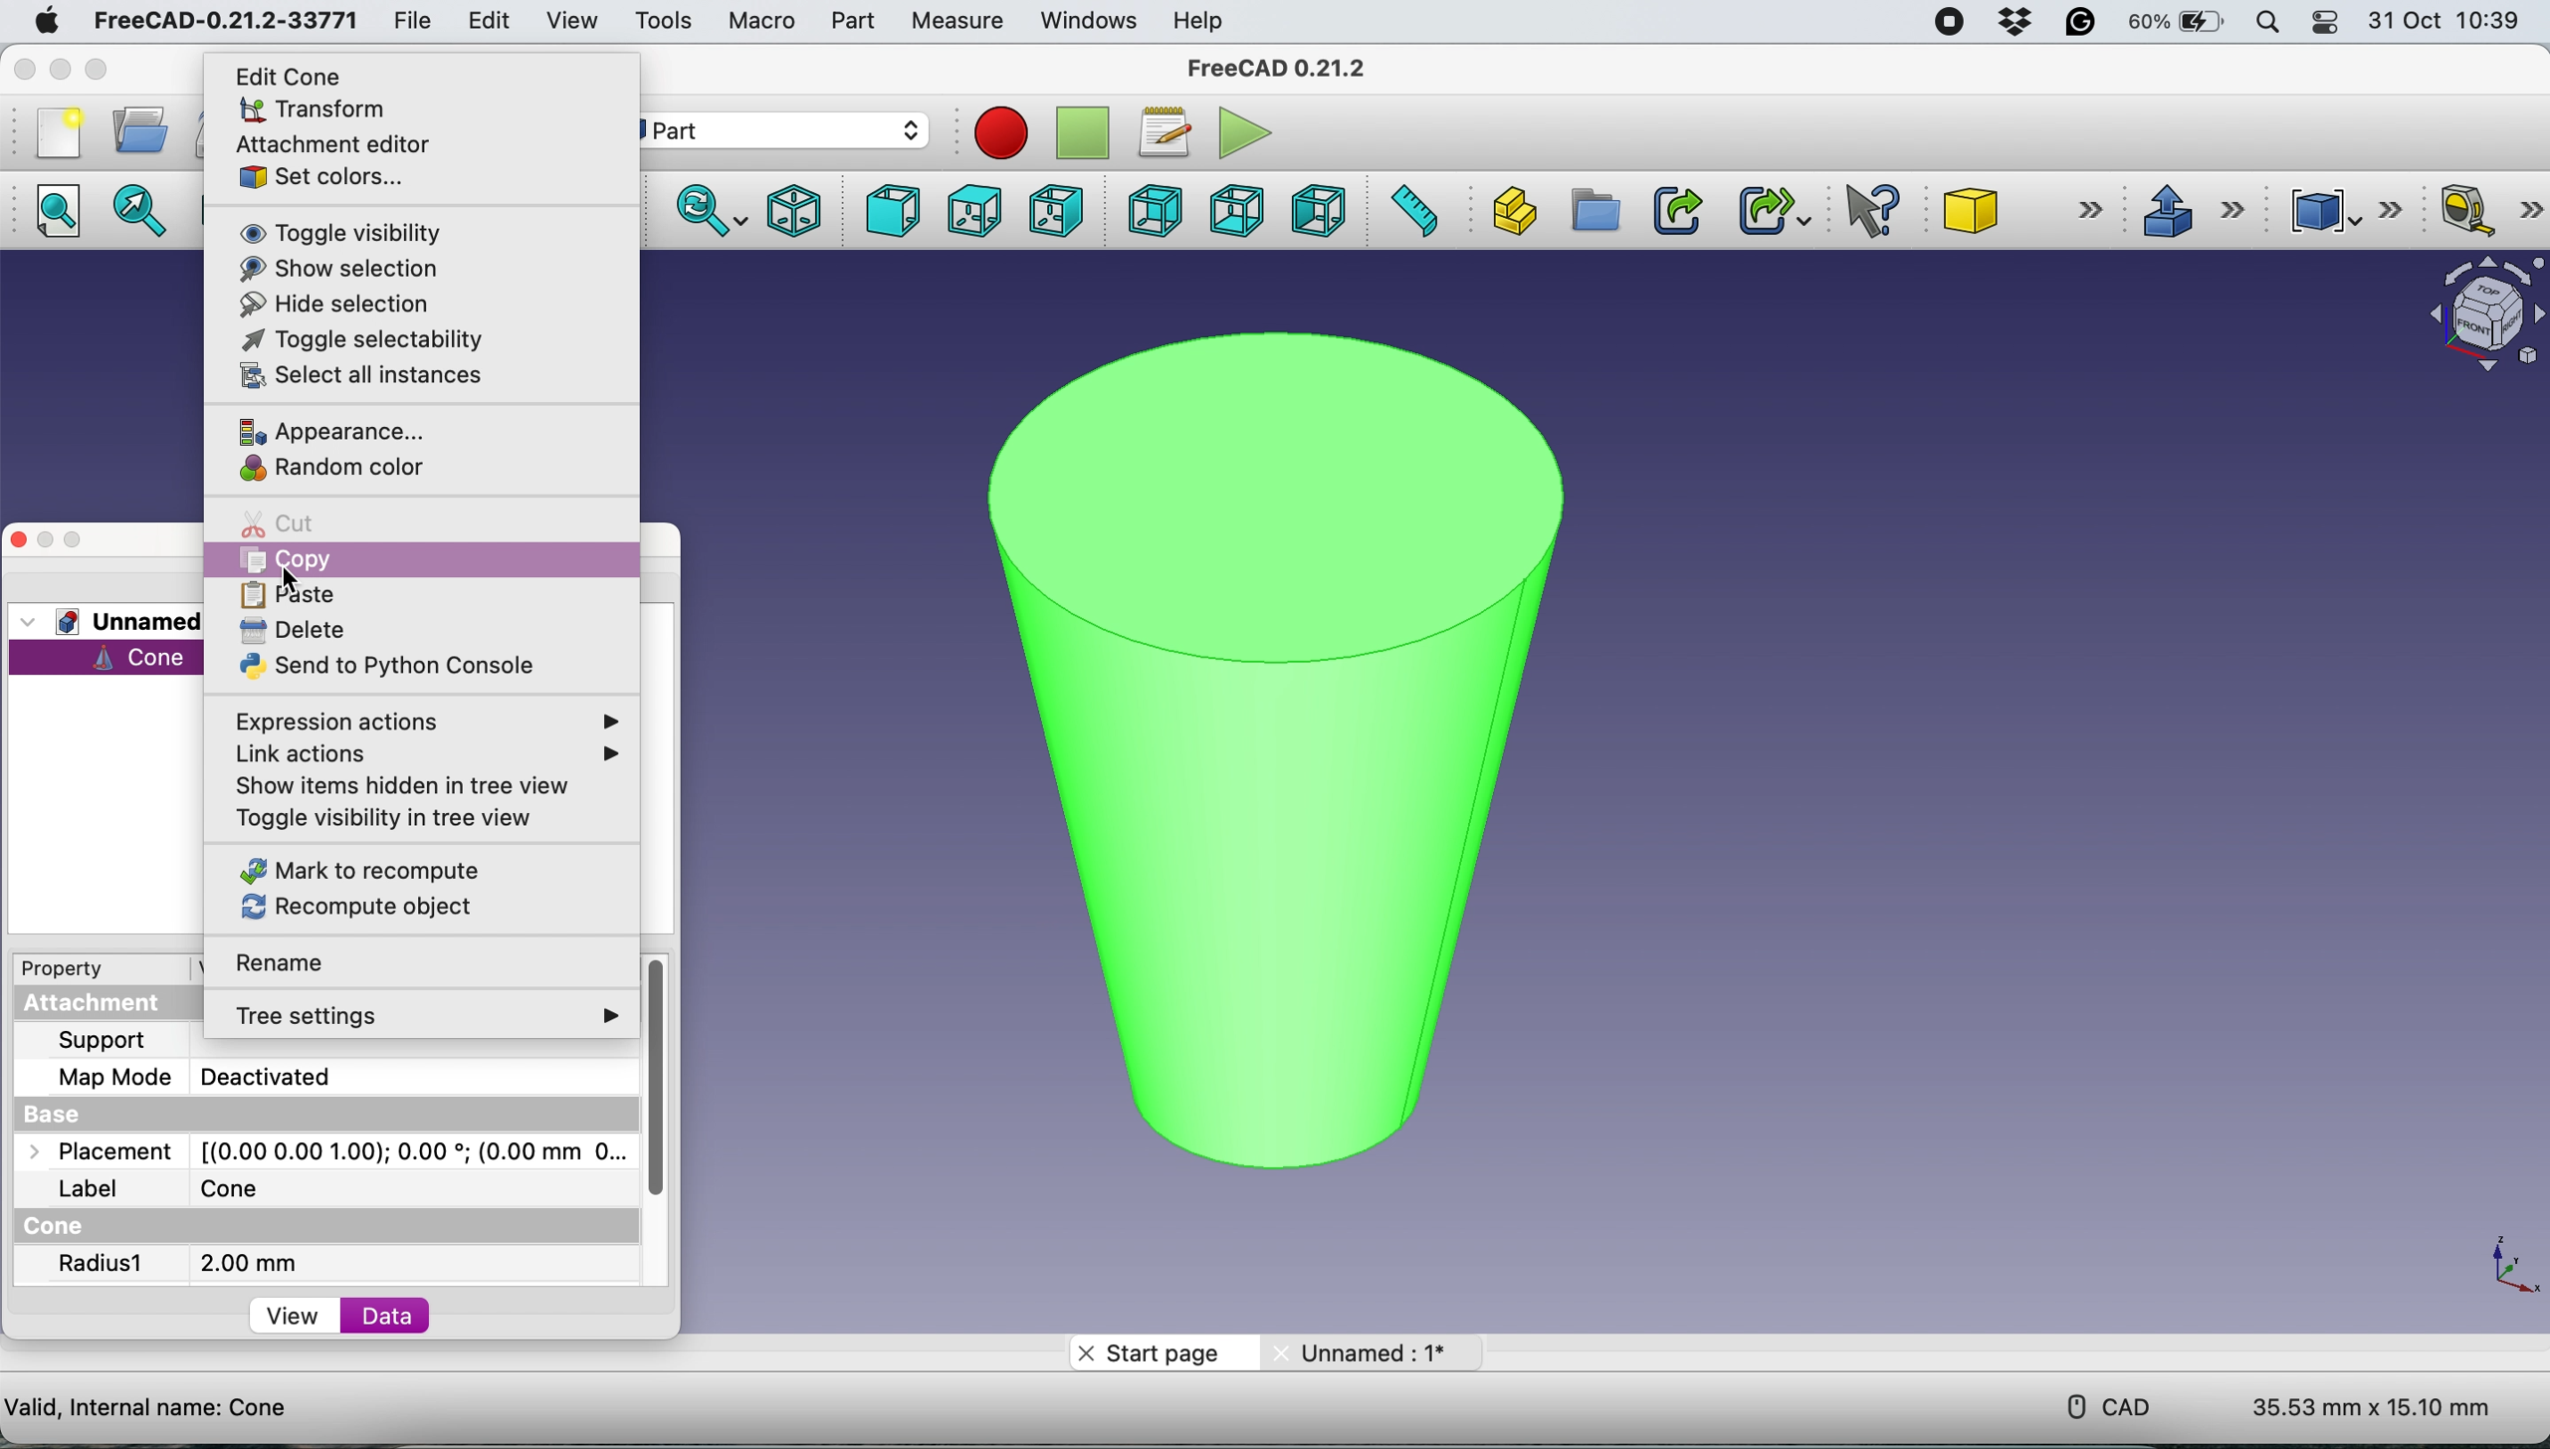 Image resolution: width=2550 pixels, height=1449 pixels. I want to click on transform, so click(308, 110).